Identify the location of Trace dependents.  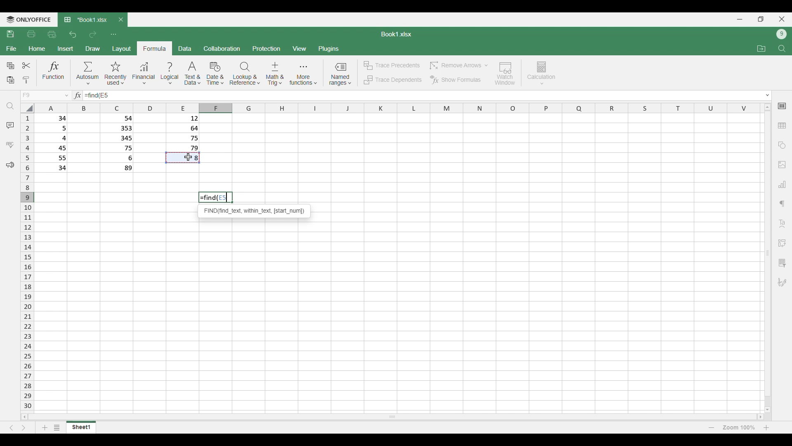
(392, 80).